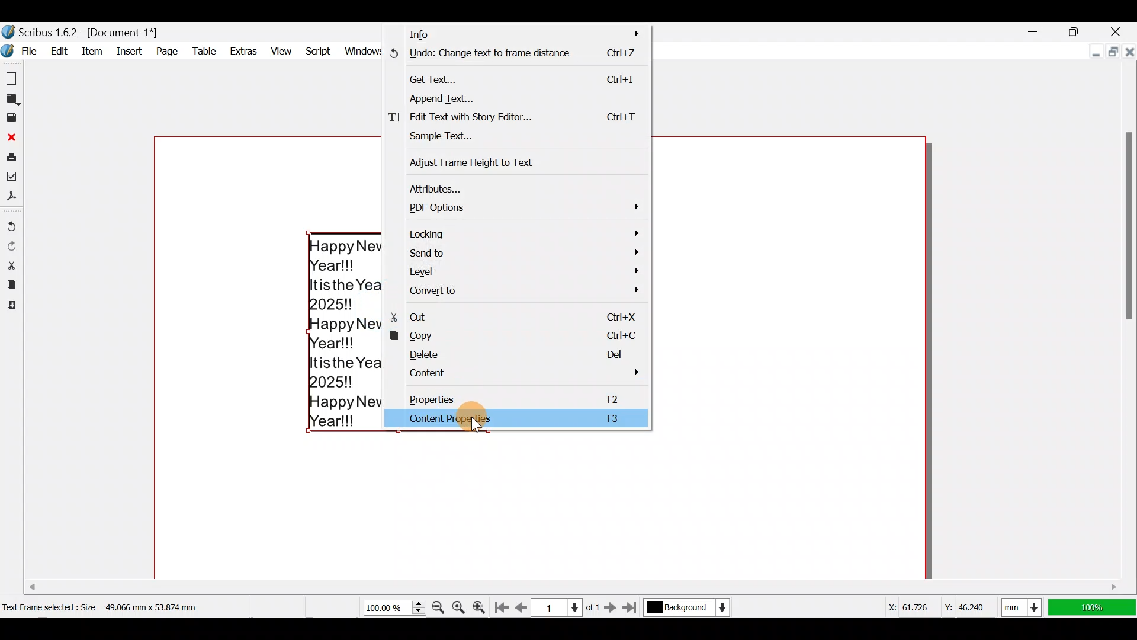  What do you see at coordinates (460, 604) in the screenshot?
I see `Zoom to 100%` at bounding box center [460, 604].